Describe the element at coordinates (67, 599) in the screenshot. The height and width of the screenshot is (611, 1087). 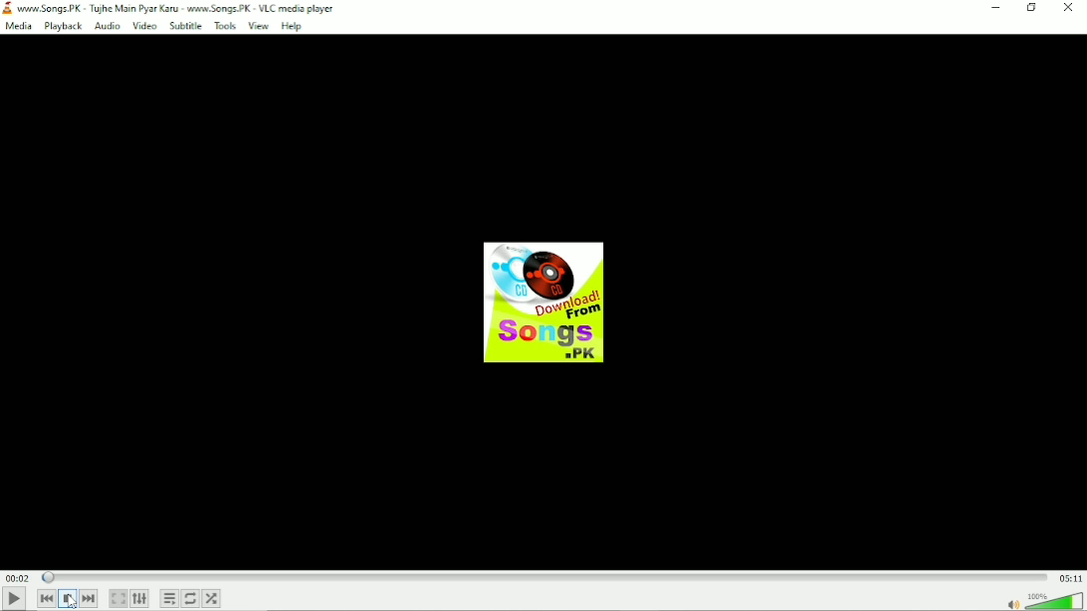
I see `Stop playback` at that location.